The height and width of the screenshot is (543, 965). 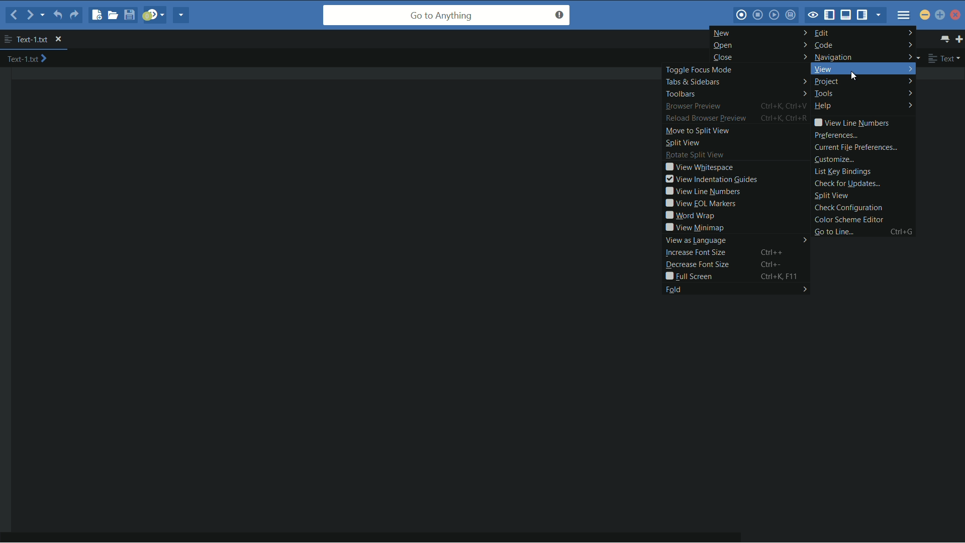 I want to click on jump to next syntax correcting result, so click(x=154, y=15).